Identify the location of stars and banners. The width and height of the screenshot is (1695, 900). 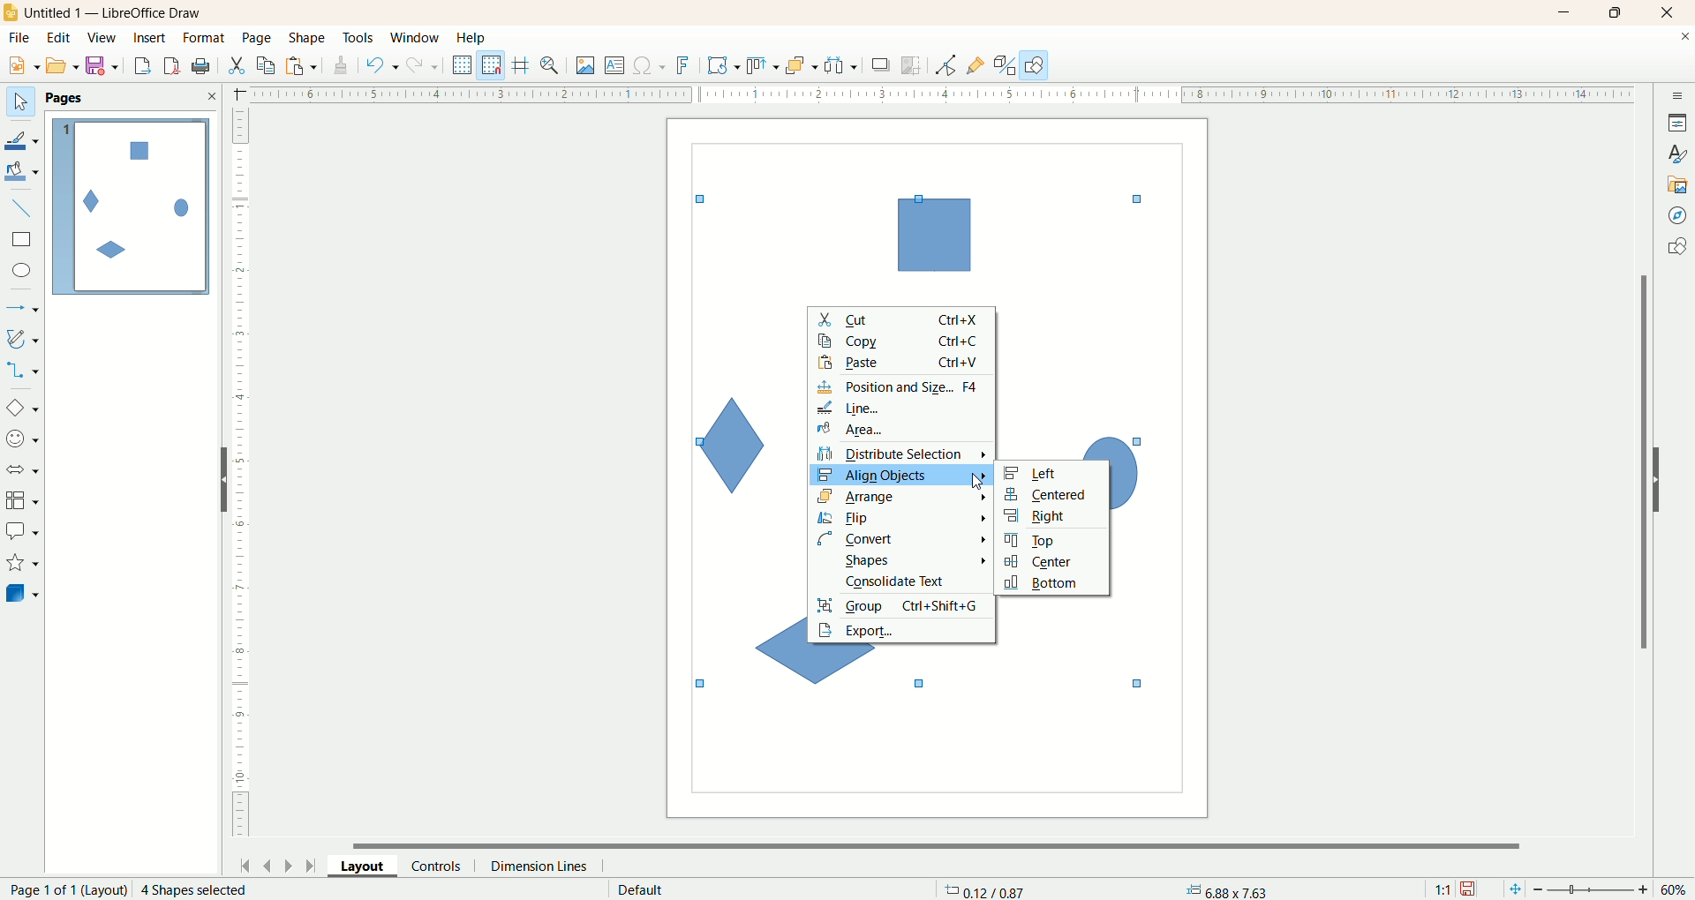
(21, 562).